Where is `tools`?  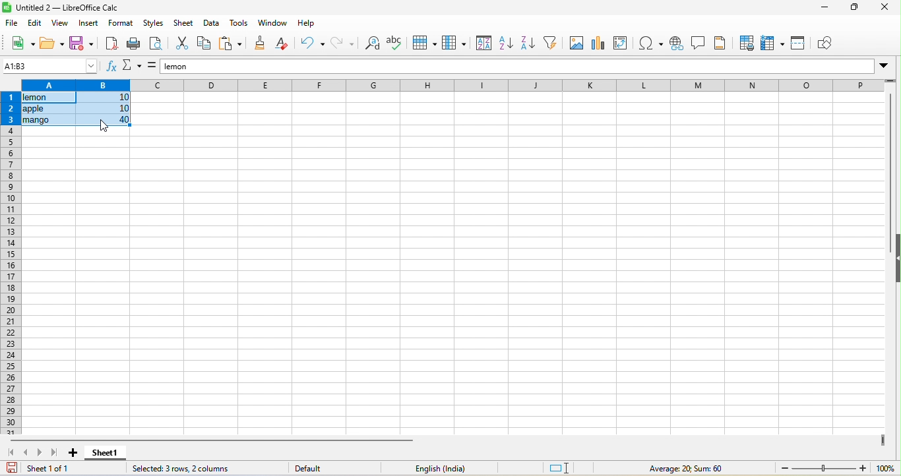 tools is located at coordinates (240, 22).